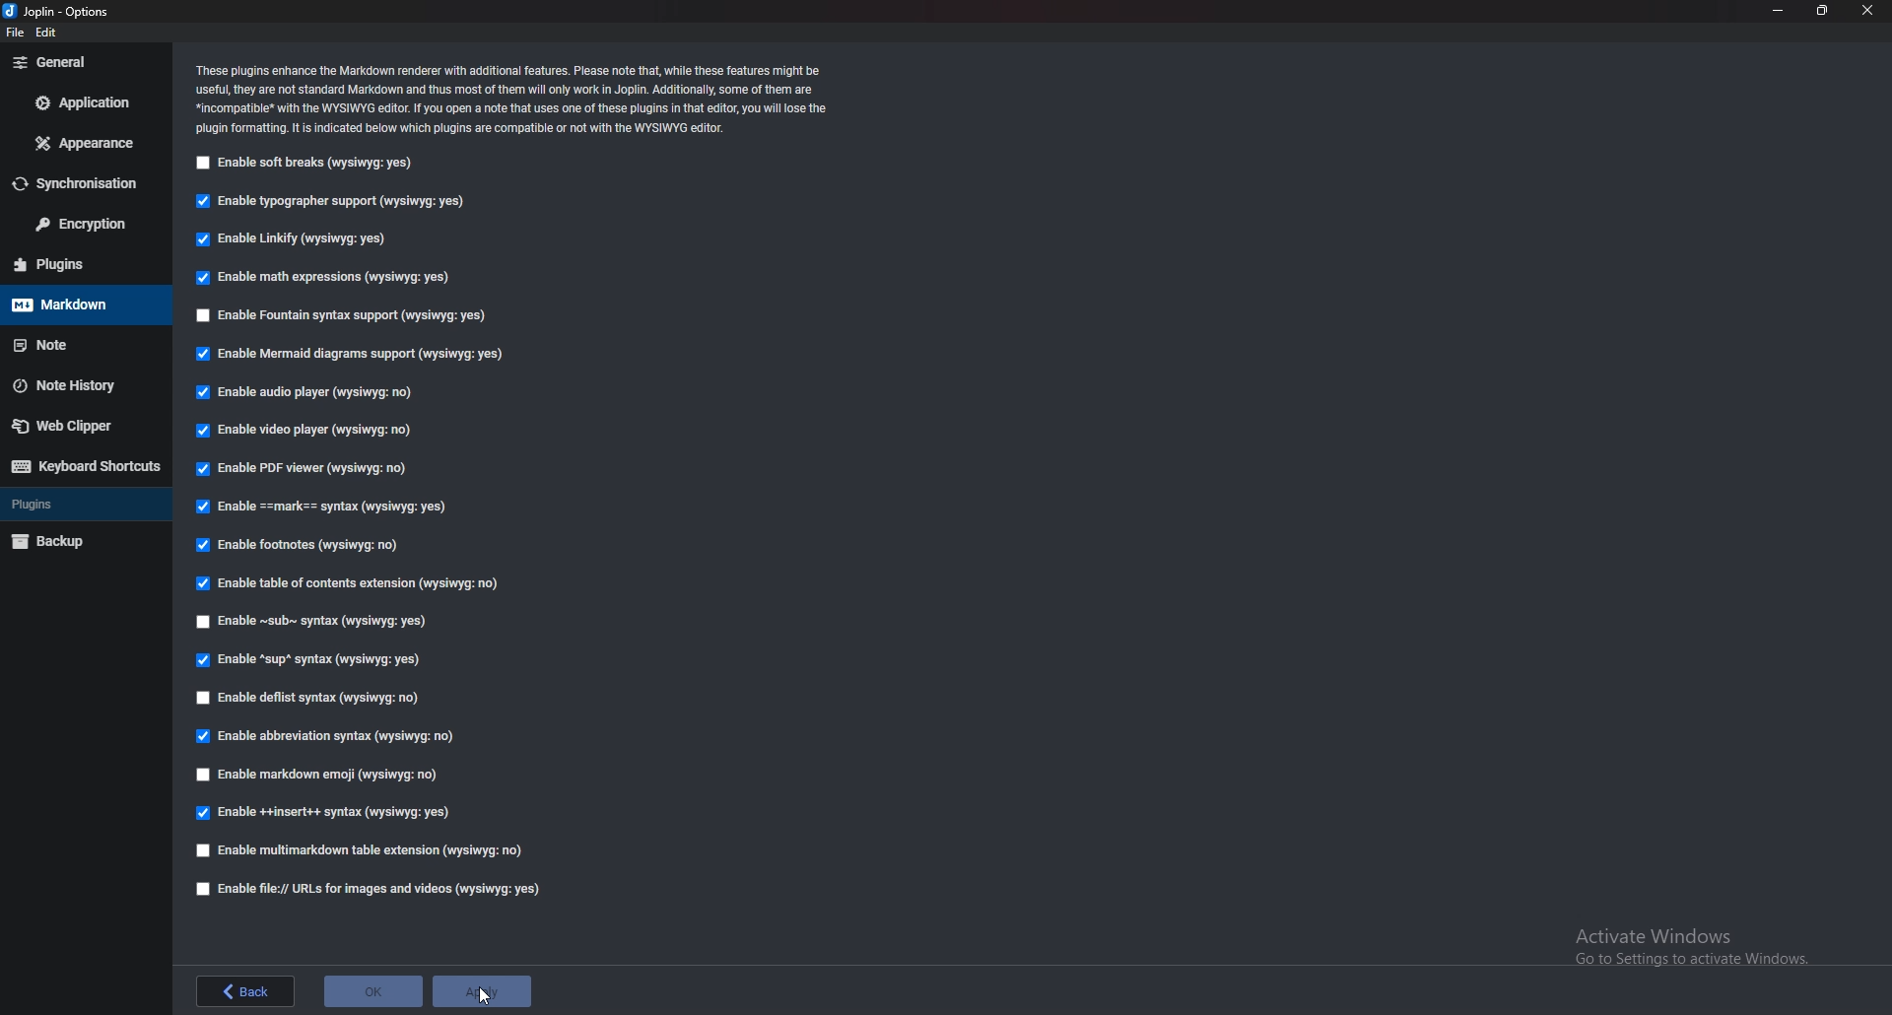 The height and width of the screenshot is (1015, 1892). What do you see at coordinates (487, 998) in the screenshot?
I see `cursor` at bounding box center [487, 998].